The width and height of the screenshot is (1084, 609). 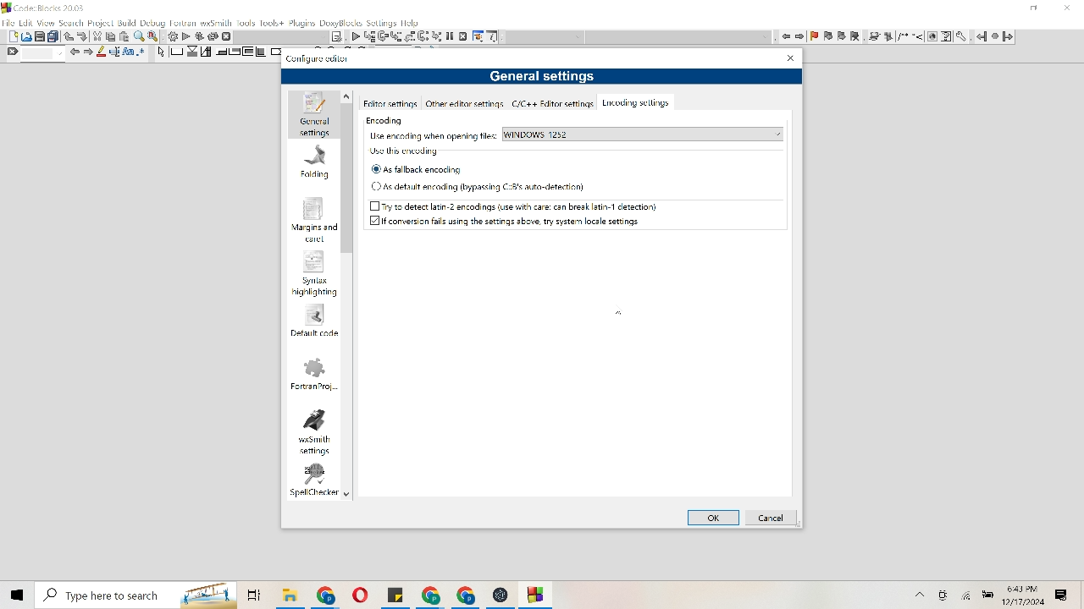 I want to click on As fallback encoding, so click(x=417, y=169).